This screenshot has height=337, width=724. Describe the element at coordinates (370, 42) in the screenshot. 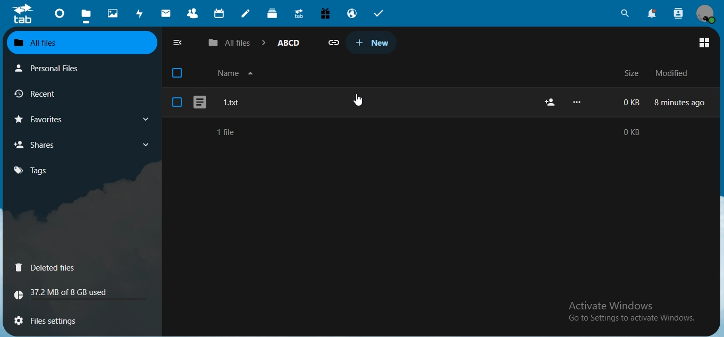

I see `new` at that location.